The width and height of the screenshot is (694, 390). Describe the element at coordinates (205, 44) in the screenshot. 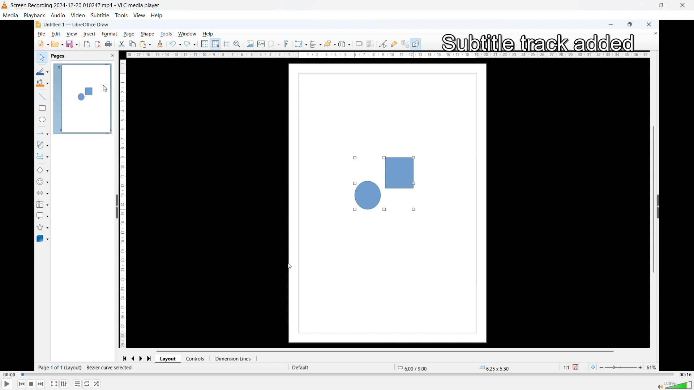

I see `display grid` at that location.